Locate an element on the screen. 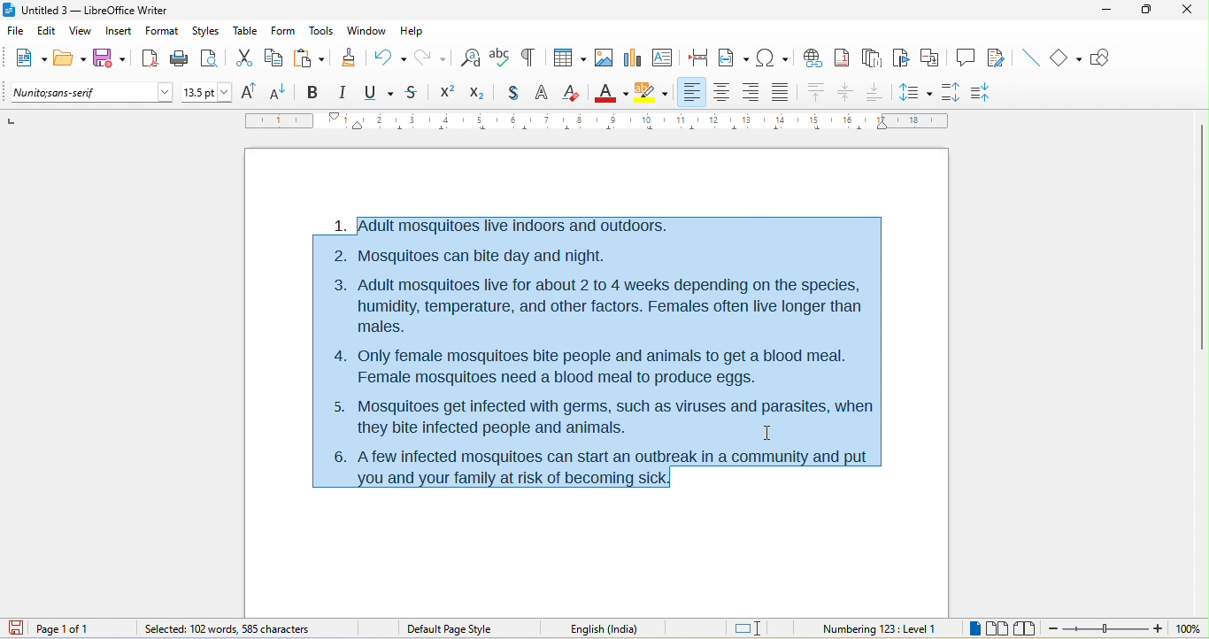 This screenshot has height=639, width=1209. minimize is located at coordinates (1112, 15).